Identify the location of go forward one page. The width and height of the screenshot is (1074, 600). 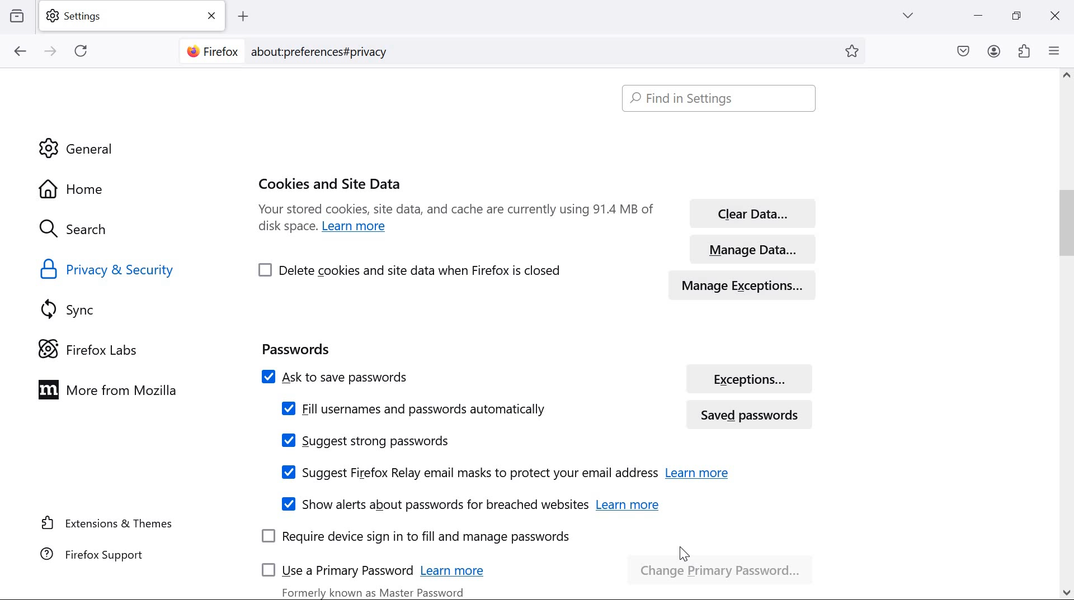
(52, 52).